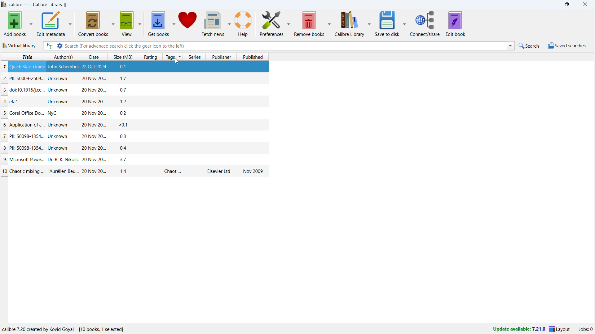 The width and height of the screenshot is (595, 334). I want to click on update, so click(518, 329).